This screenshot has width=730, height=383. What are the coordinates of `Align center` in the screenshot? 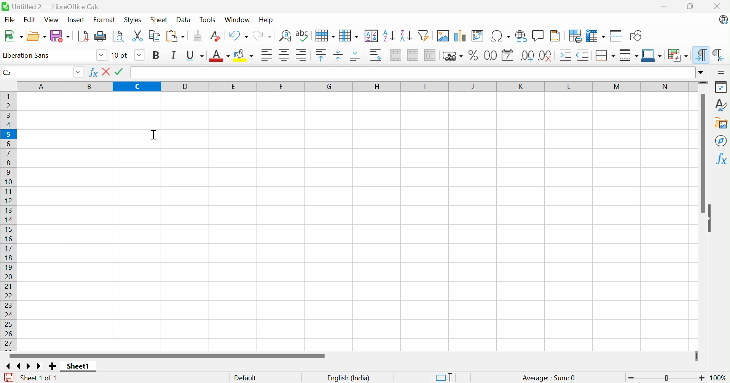 It's located at (285, 55).